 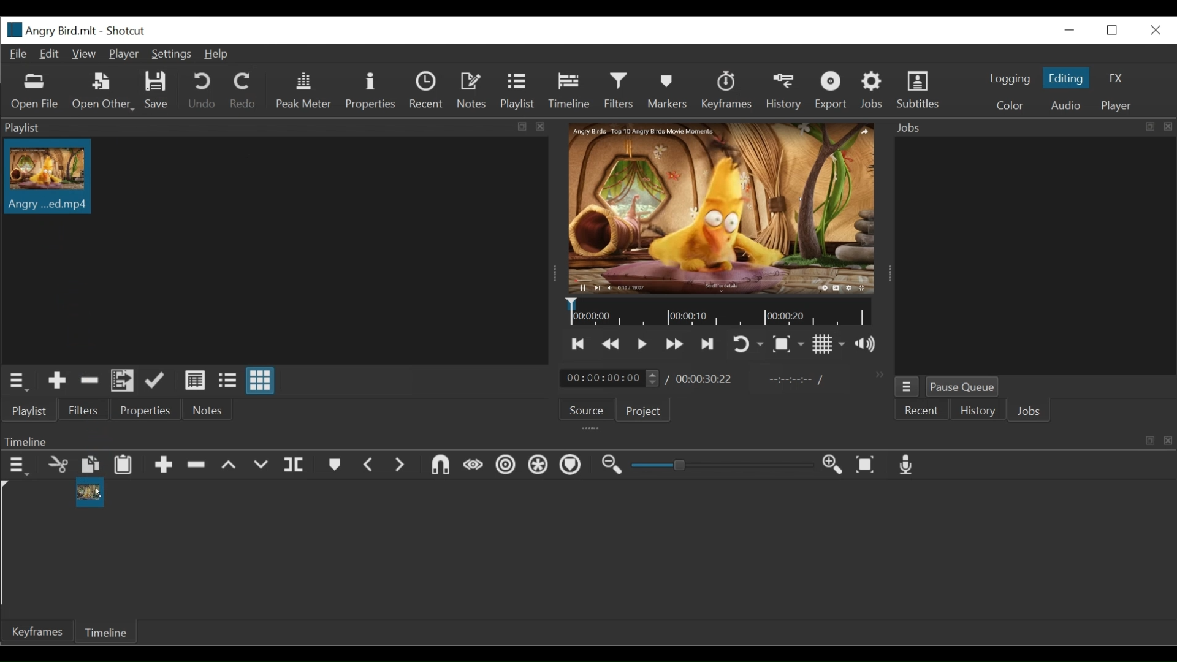 I want to click on Add the Source to the playlist, so click(x=56, y=381).